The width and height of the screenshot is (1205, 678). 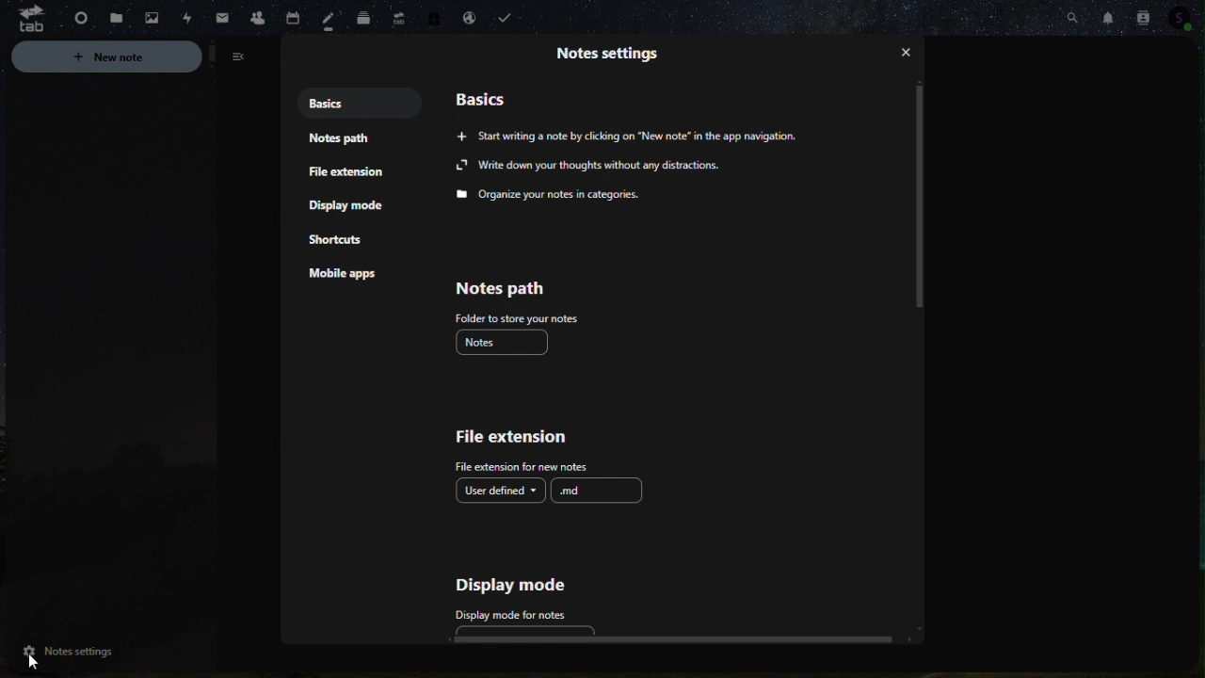 I want to click on deck, so click(x=363, y=16).